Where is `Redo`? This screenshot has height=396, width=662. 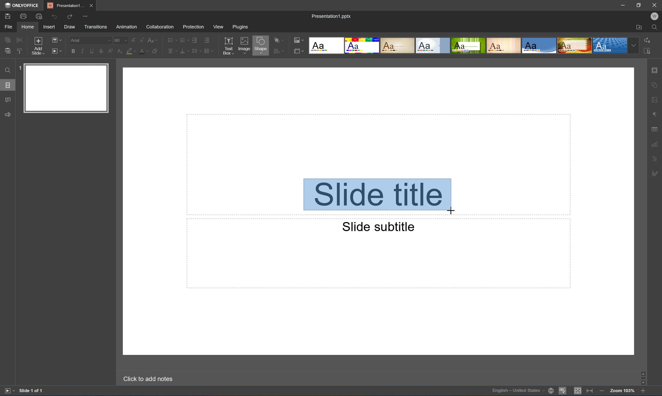 Redo is located at coordinates (70, 16).